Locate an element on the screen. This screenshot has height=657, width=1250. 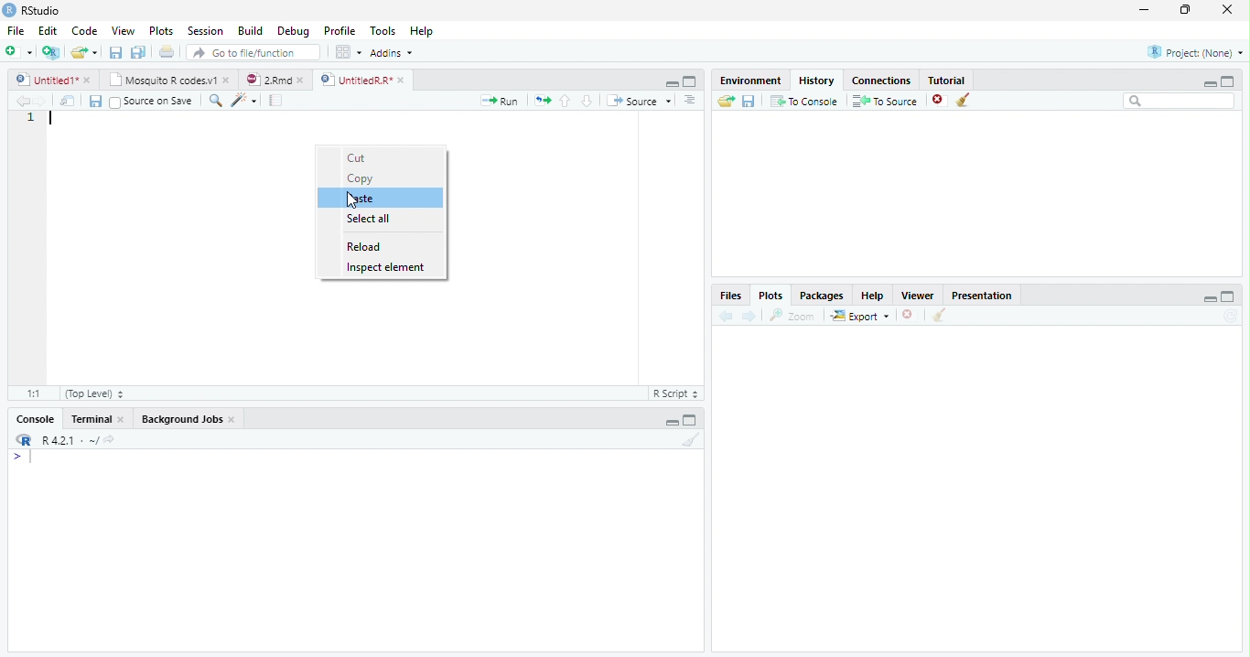
Plots is located at coordinates (160, 29).